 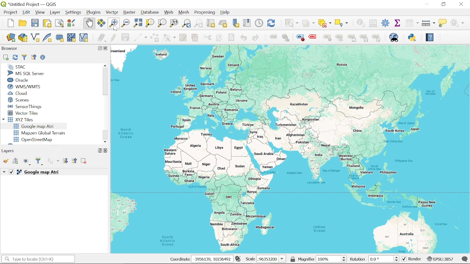 I want to click on Current window, so click(x=32, y=4).